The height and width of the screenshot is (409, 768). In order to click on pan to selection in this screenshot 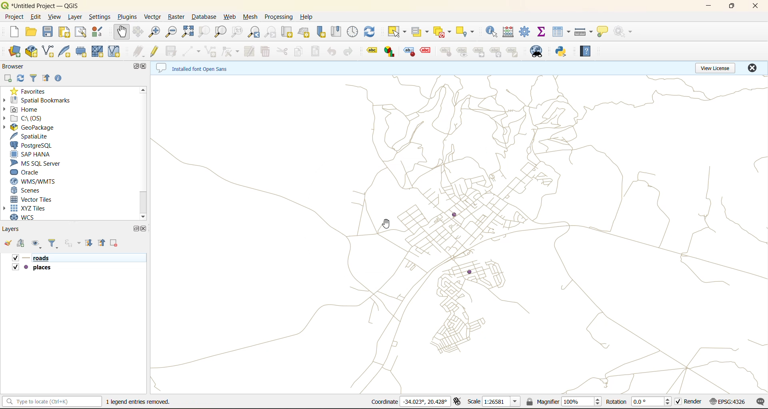, I will do `click(139, 32)`.